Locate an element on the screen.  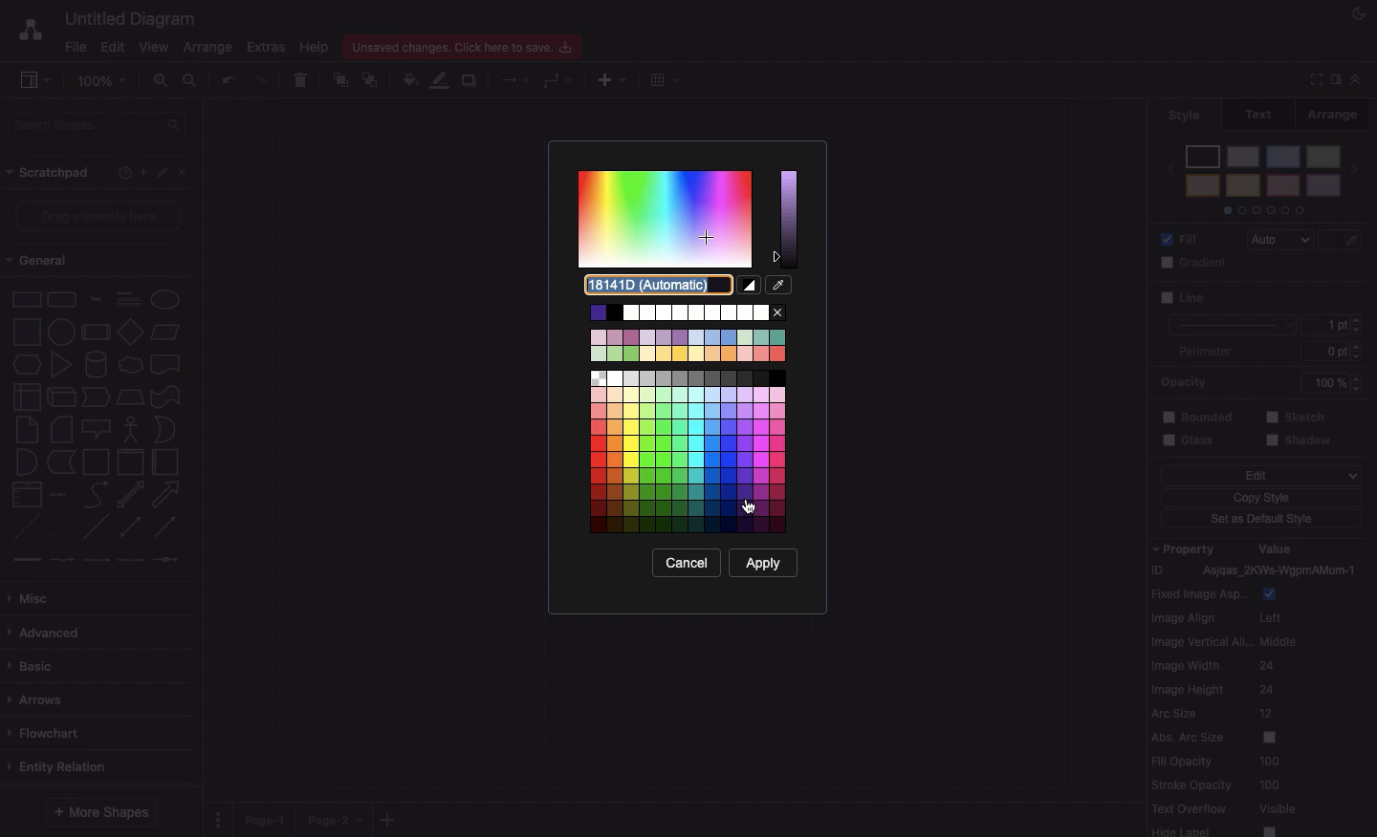
triangle is located at coordinates (60, 365).